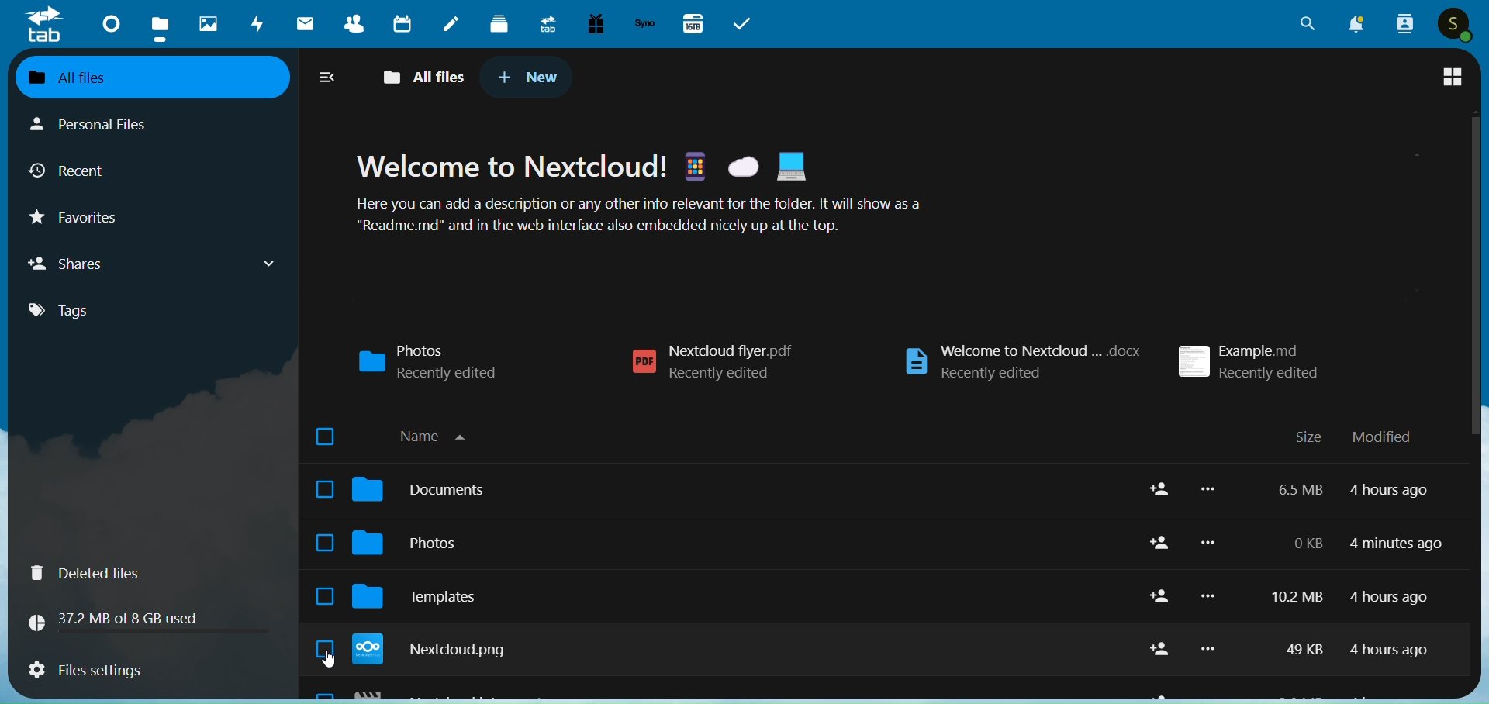 This screenshot has width=1489, height=704. I want to click on Smartphone emoji, so click(694, 165).